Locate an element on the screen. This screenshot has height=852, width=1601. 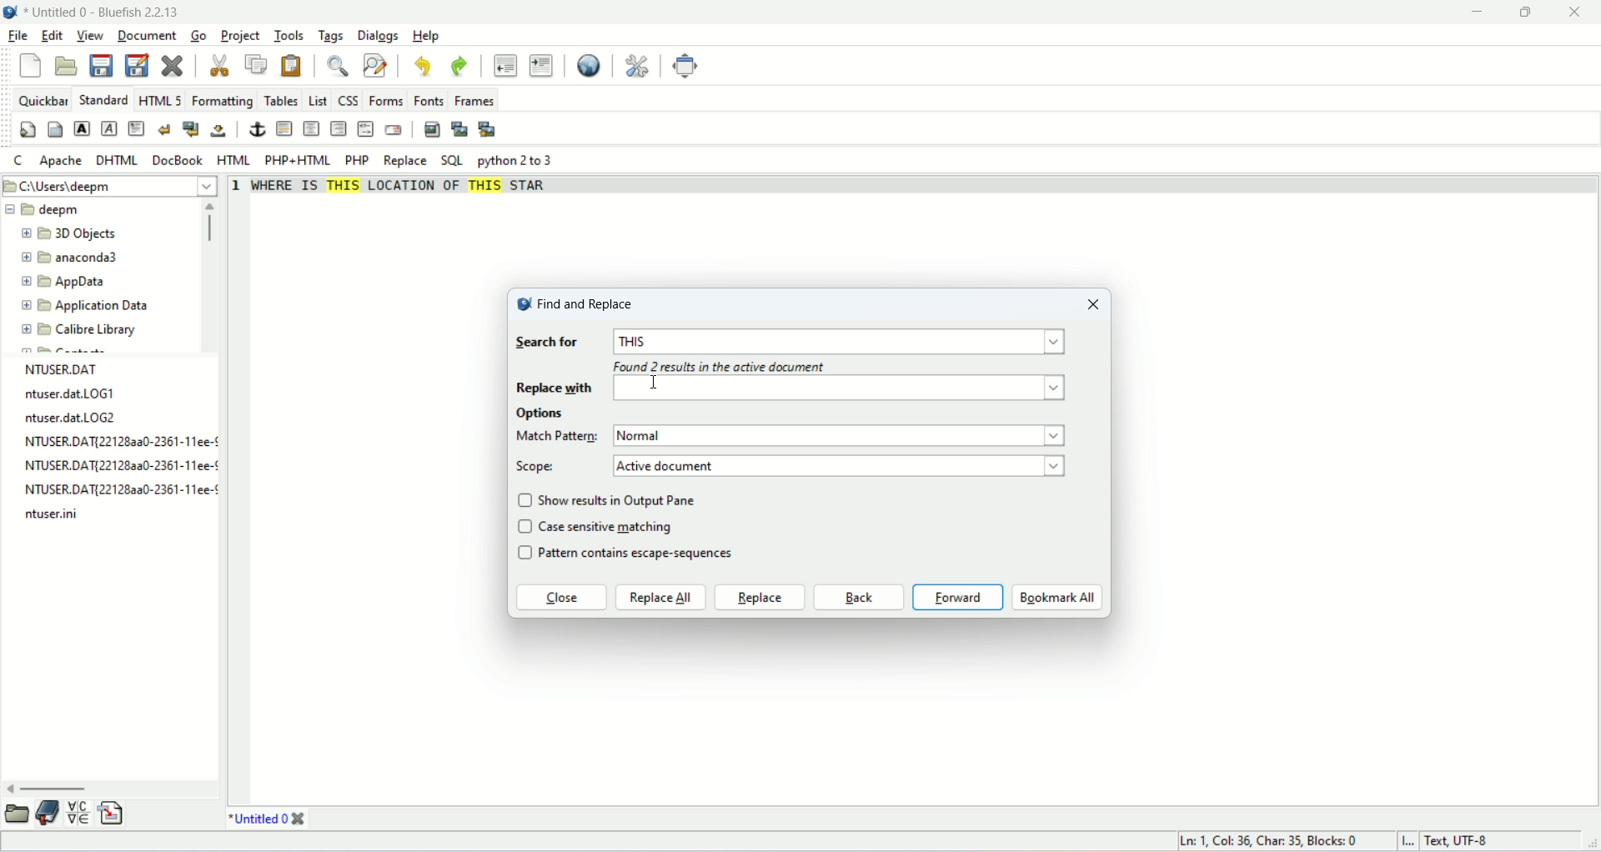
find and replace is located at coordinates (374, 65).